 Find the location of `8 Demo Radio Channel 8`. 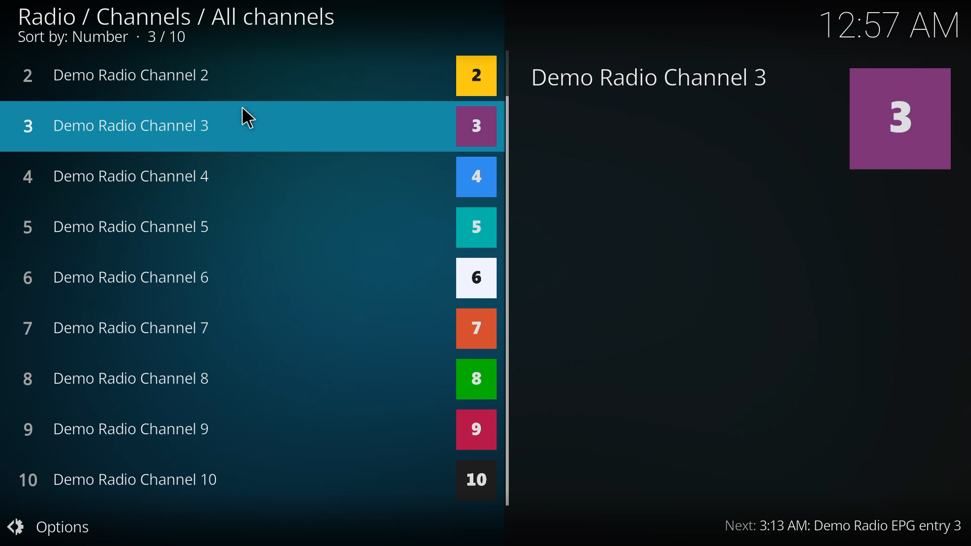

8 Demo Radio Channel 8 is located at coordinates (118, 379).